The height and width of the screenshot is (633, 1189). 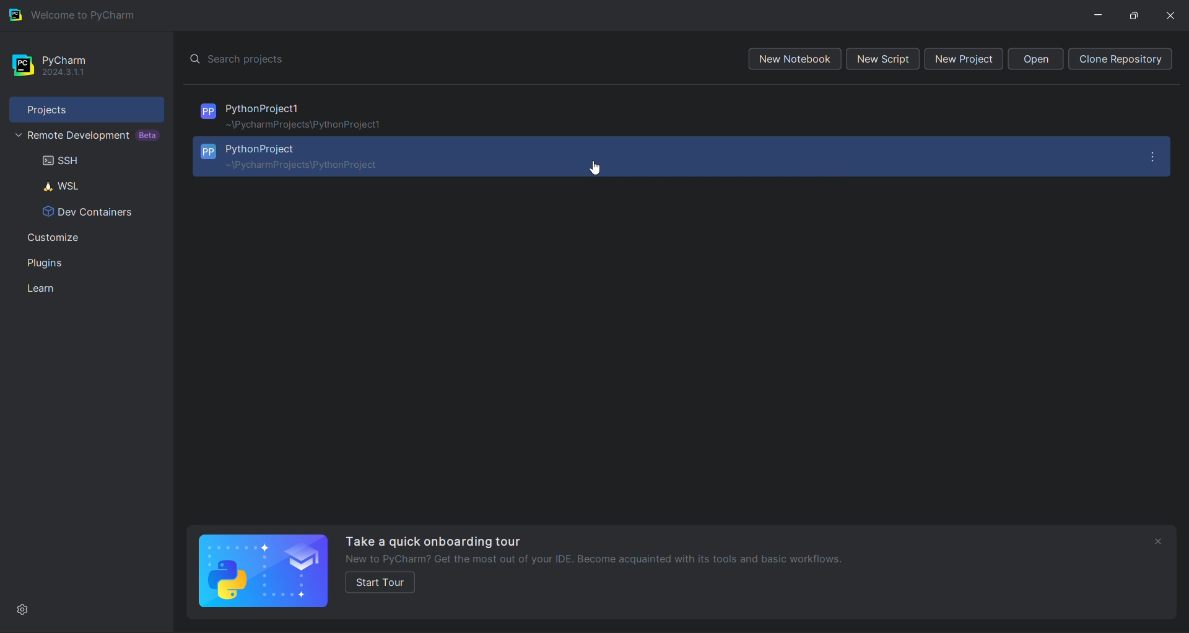 What do you see at coordinates (661, 156) in the screenshot?
I see `project2` at bounding box center [661, 156].